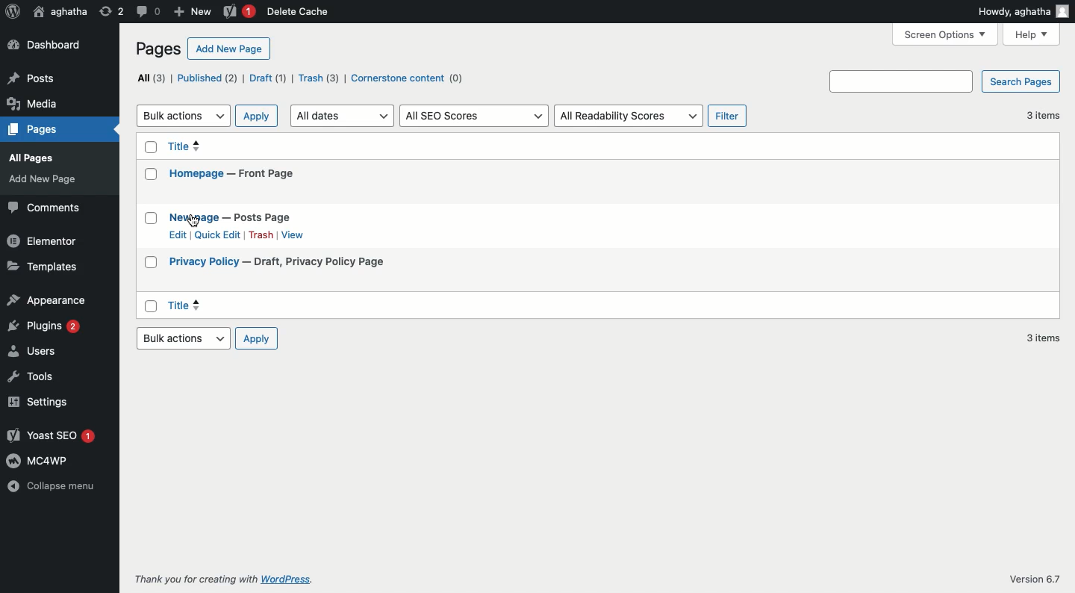  I want to click on checkbox, so click(149, 176).